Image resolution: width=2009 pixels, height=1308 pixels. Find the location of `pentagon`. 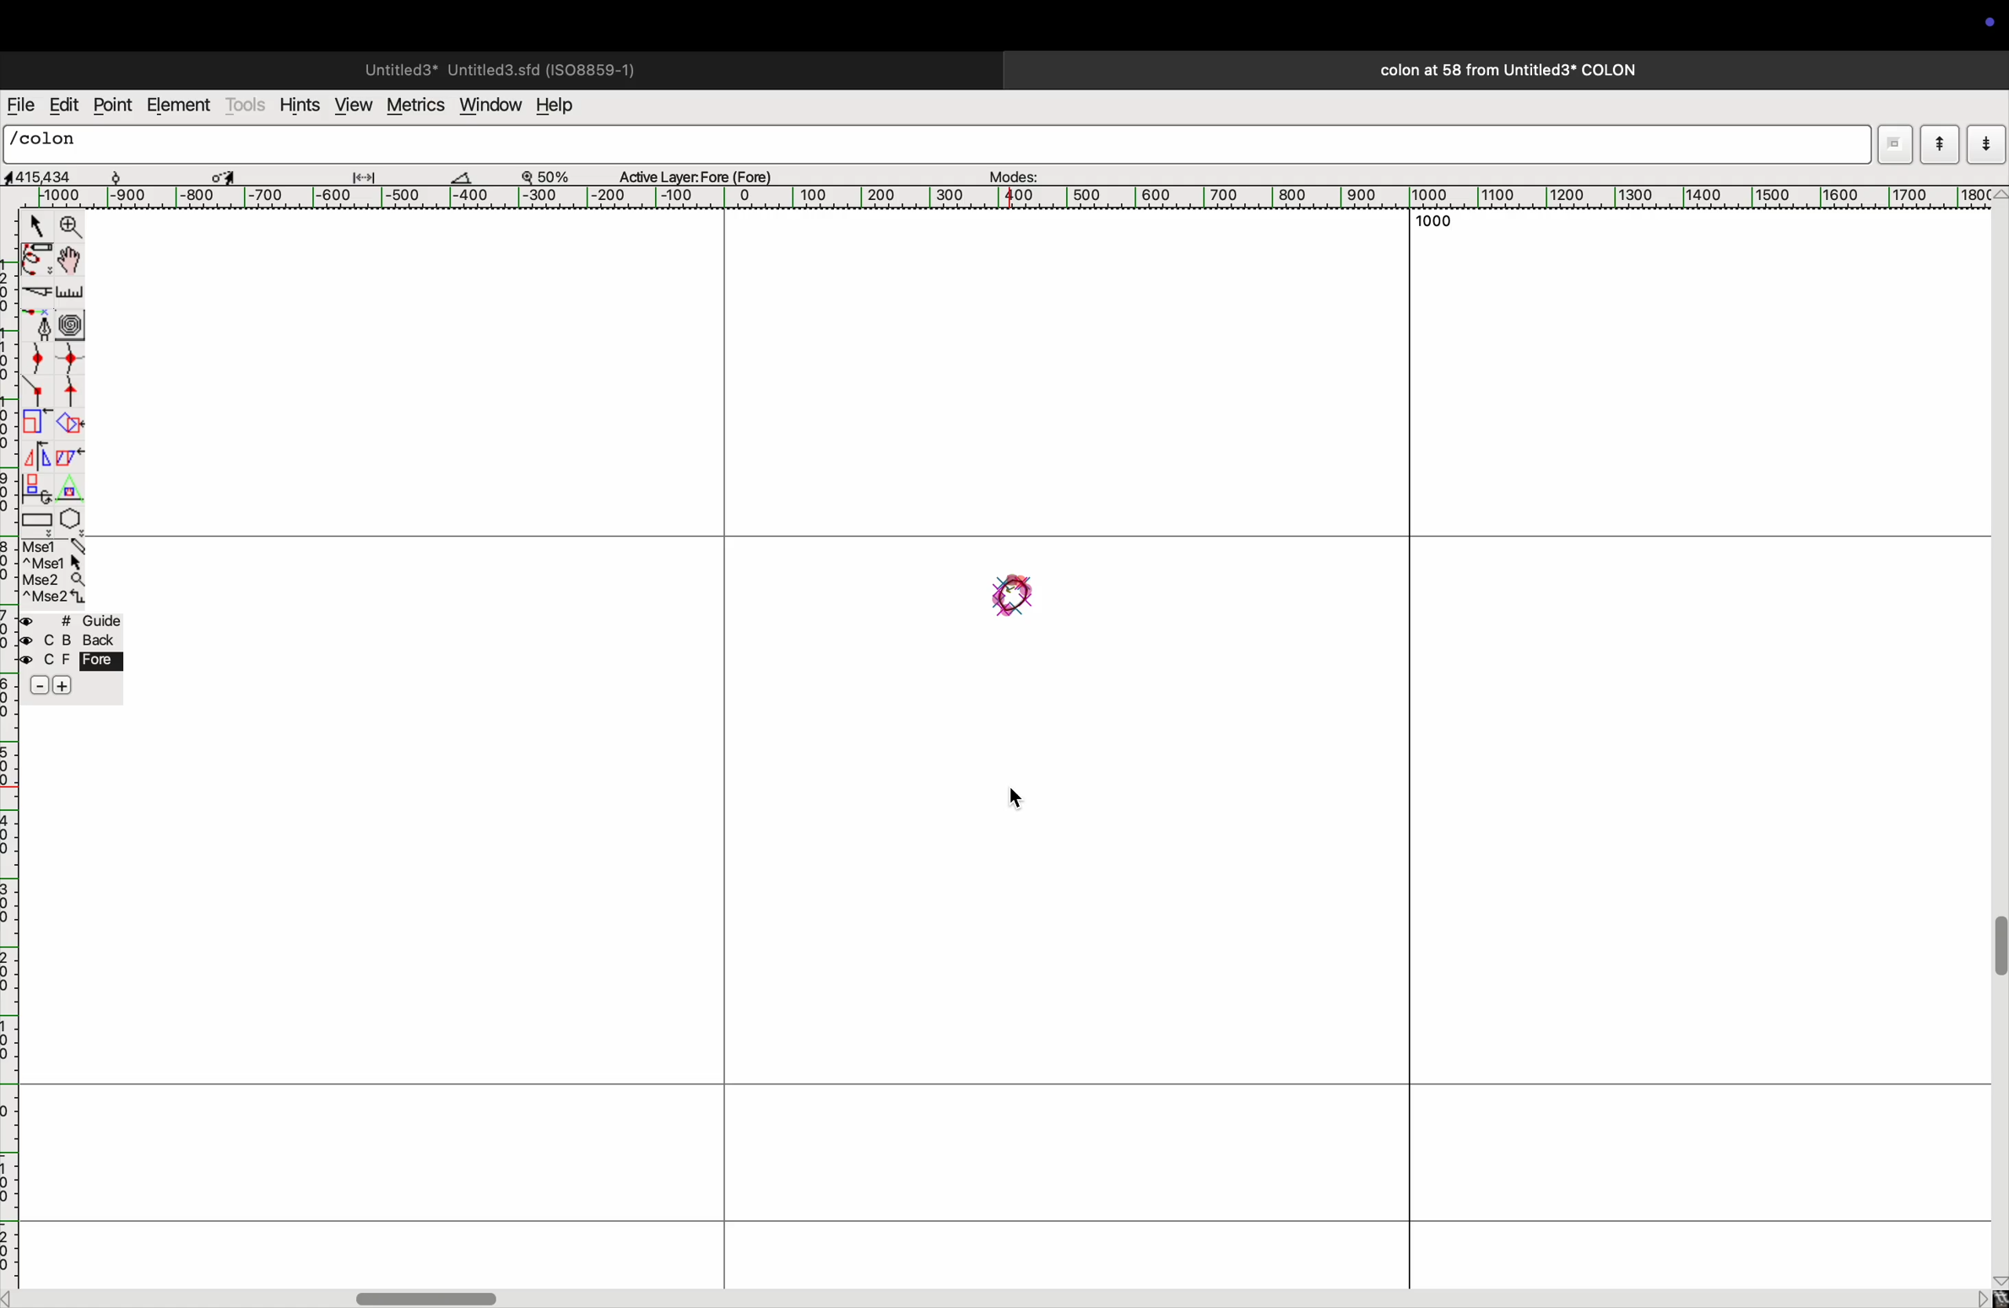

pentagon is located at coordinates (71, 505).